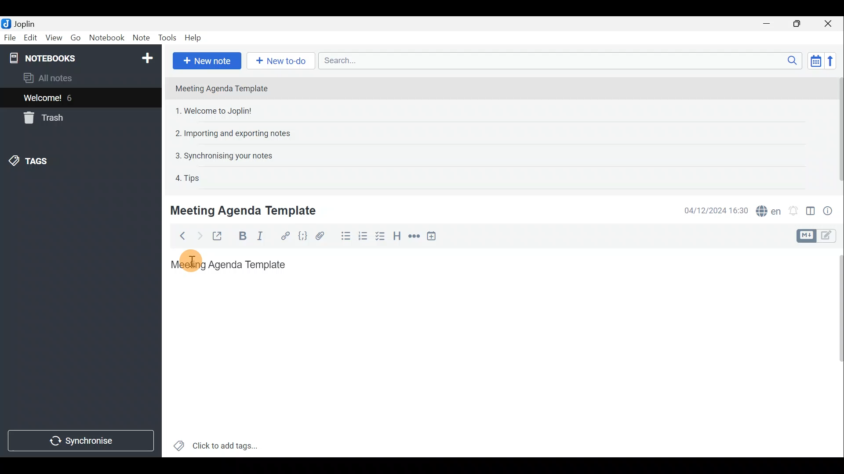 Image resolution: width=844 pixels, height=474 pixels. Describe the element at coordinates (195, 38) in the screenshot. I see `Help` at that location.